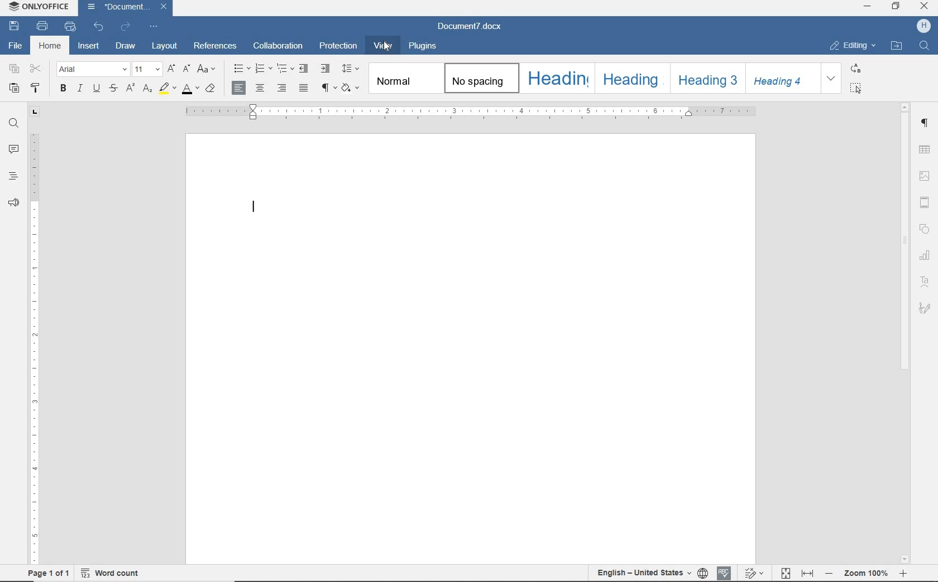 The image size is (938, 582). I want to click on PLUGINS, so click(427, 47).